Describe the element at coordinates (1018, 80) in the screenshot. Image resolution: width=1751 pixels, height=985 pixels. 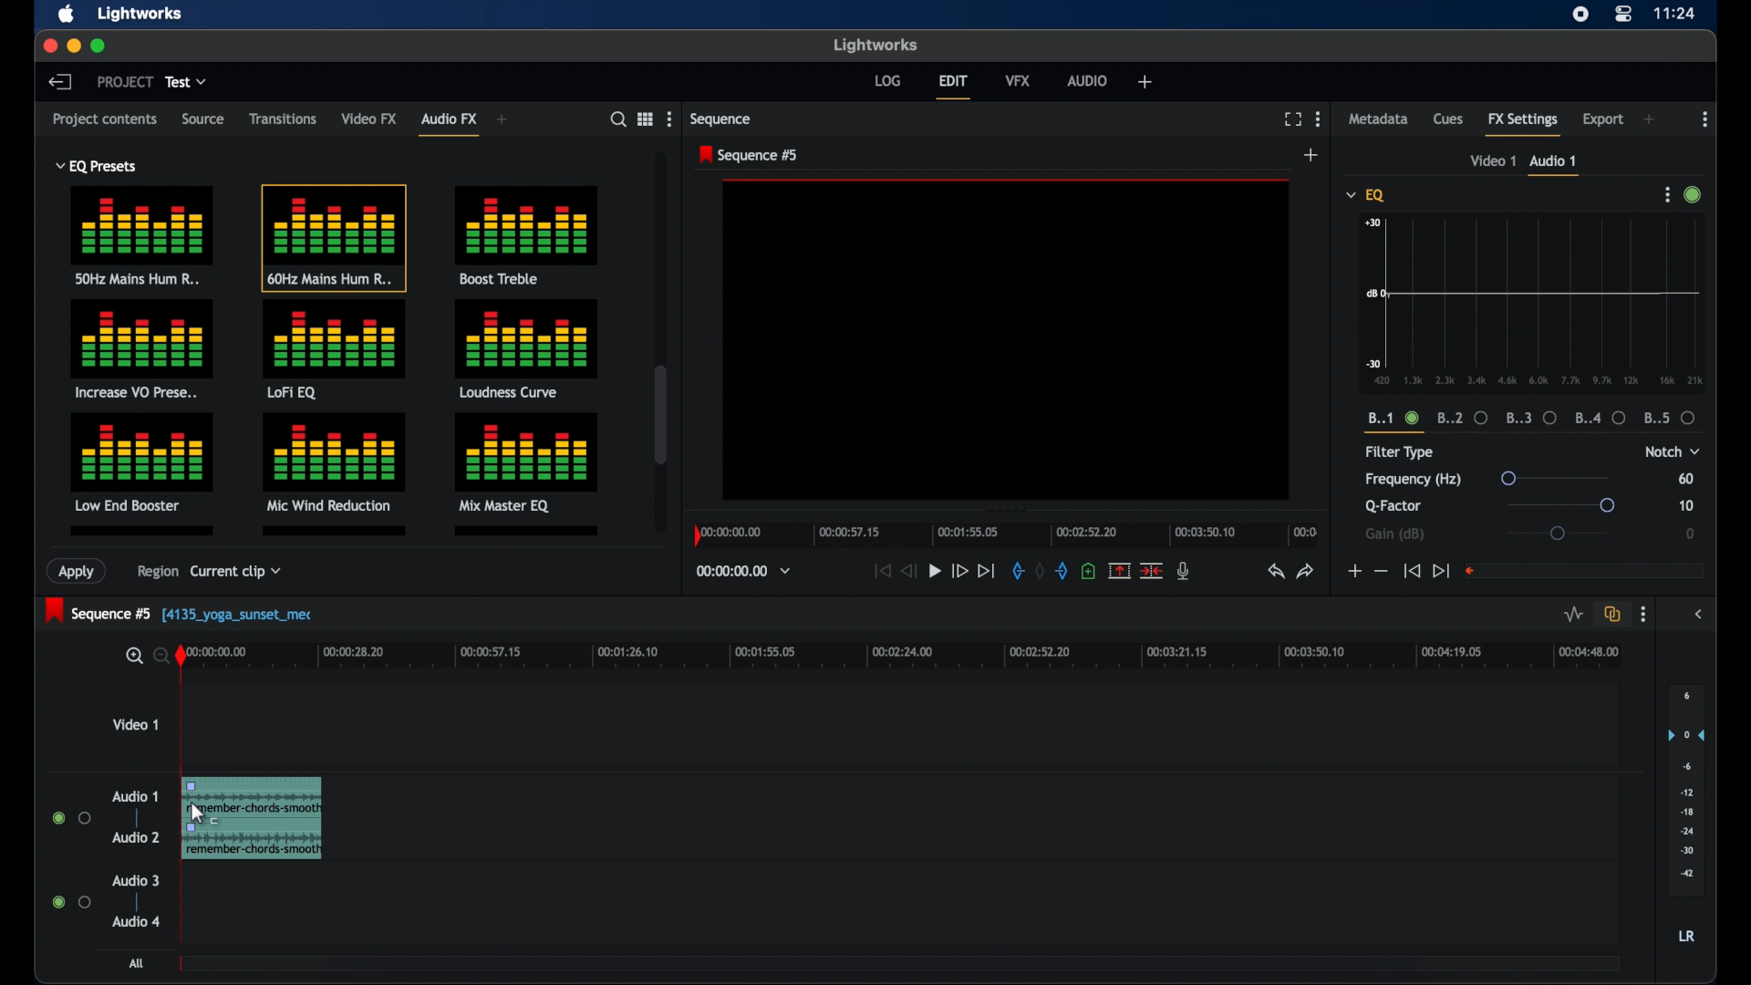
I see `vfx` at that location.